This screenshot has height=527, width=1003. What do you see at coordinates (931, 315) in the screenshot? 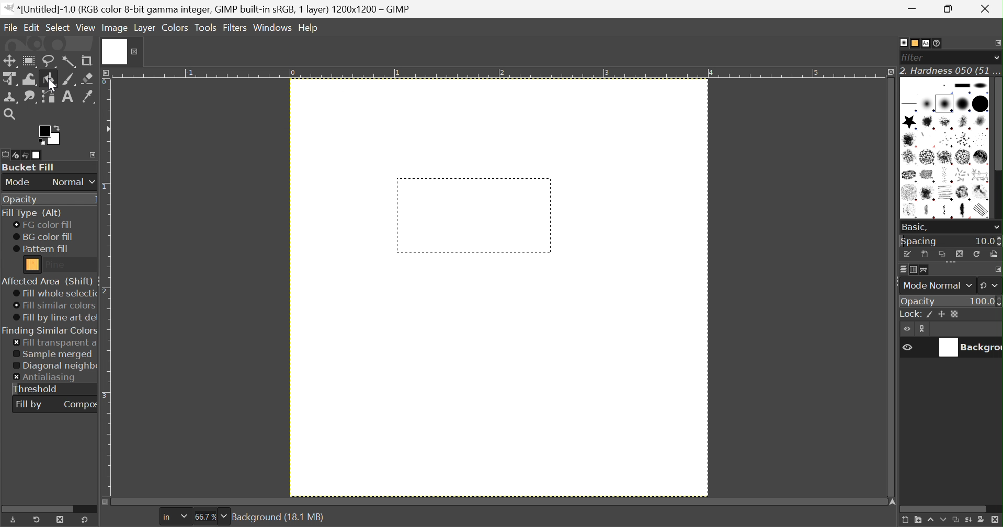
I see `Lock pixels` at bounding box center [931, 315].